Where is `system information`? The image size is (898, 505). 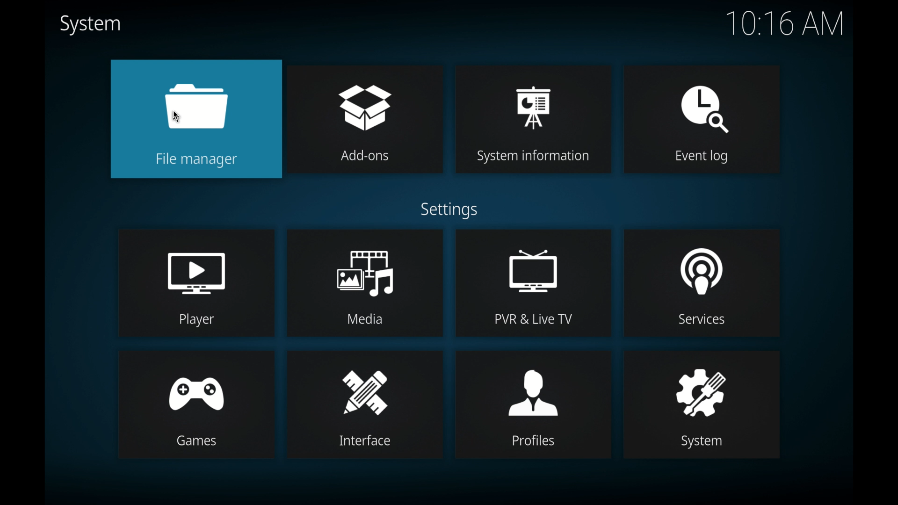 system information is located at coordinates (533, 119).